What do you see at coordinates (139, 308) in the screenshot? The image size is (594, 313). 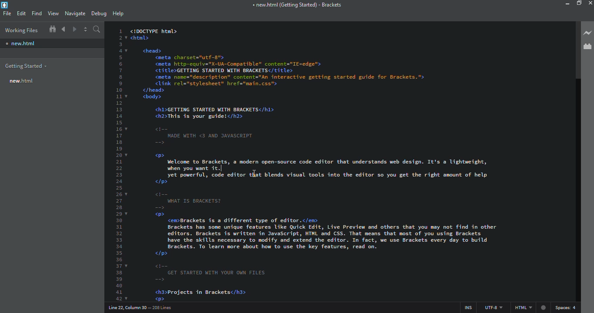 I see `line number` at bounding box center [139, 308].